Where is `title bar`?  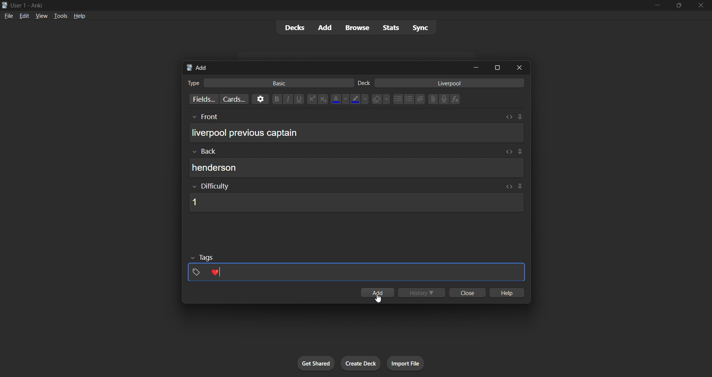 title bar is located at coordinates (321, 4).